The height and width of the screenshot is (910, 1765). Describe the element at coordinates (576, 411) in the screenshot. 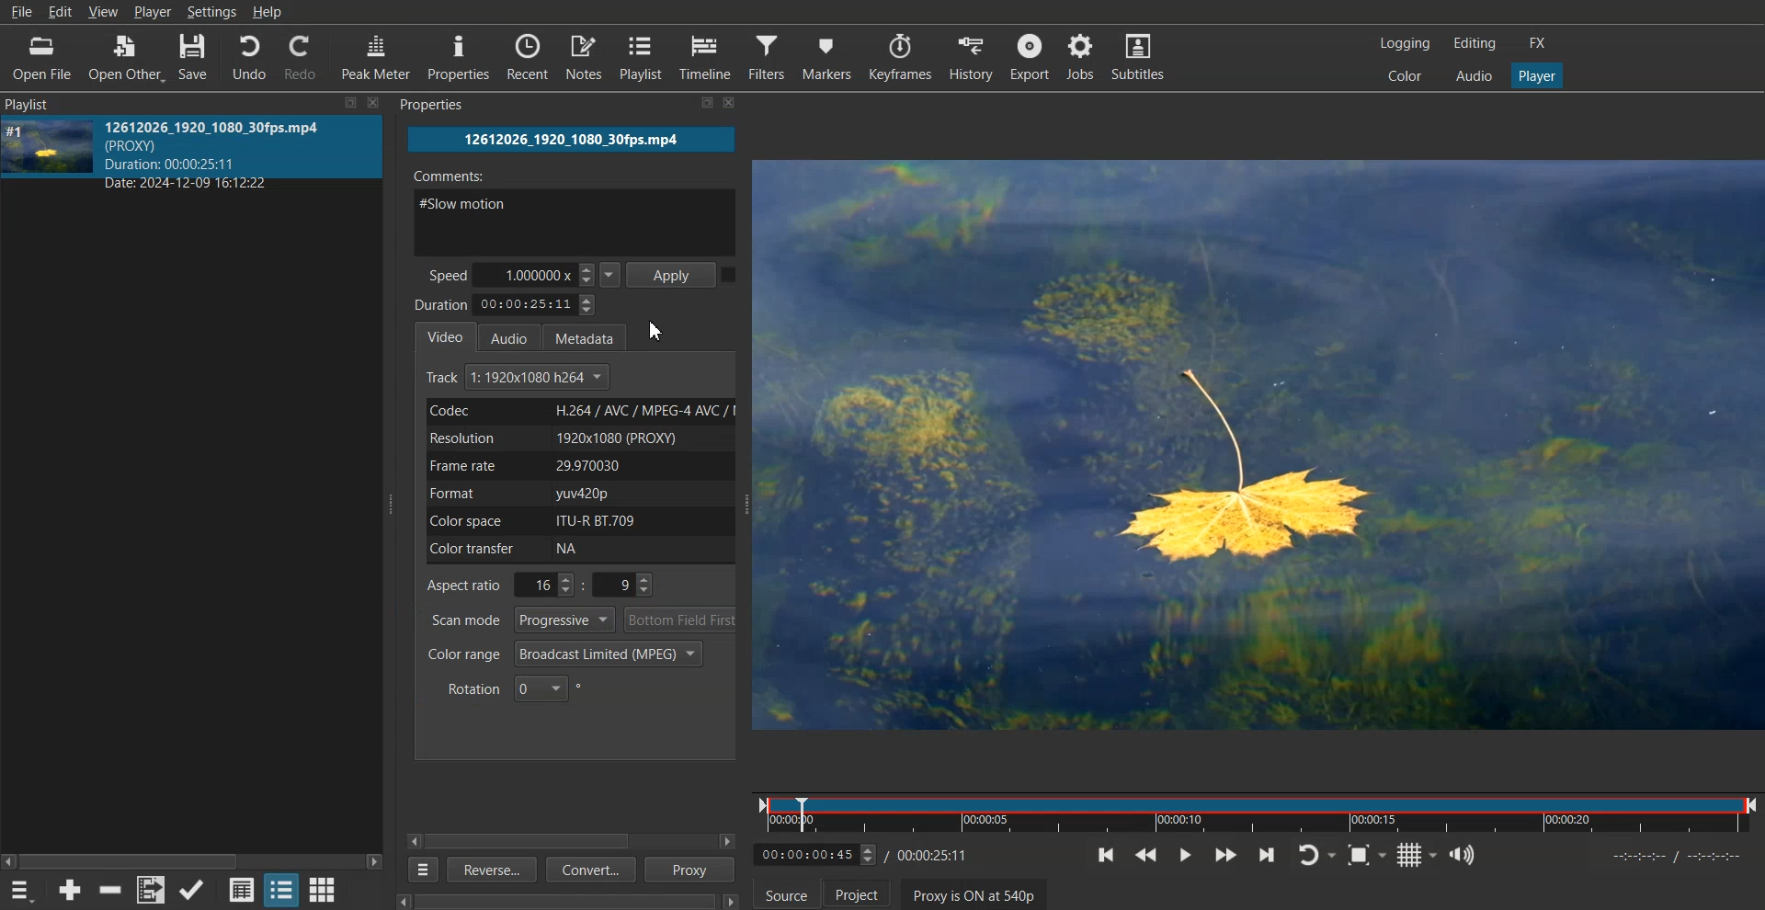

I see `Codec` at that location.